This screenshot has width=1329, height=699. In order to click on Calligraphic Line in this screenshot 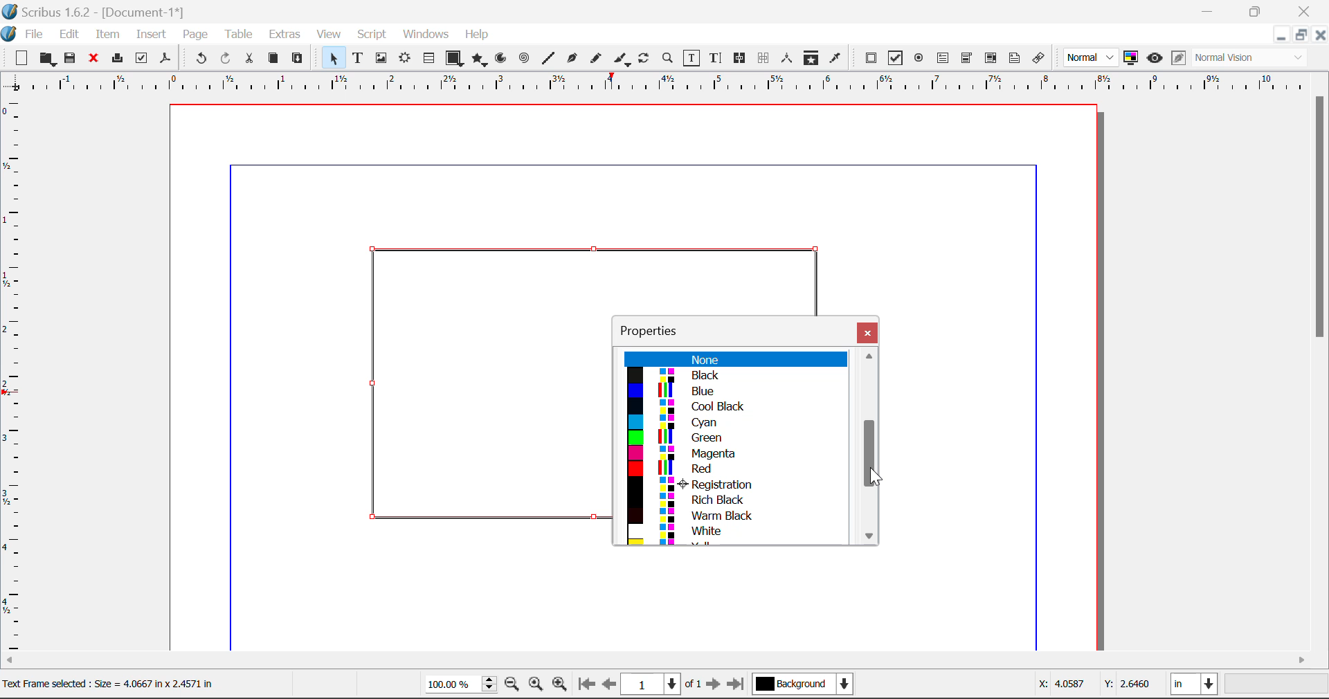, I will do `click(619, 59)`.